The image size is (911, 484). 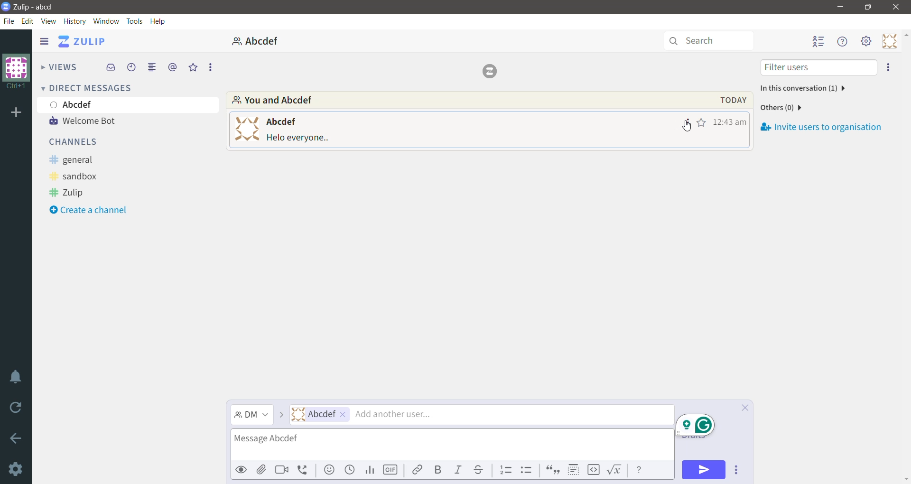 What do you see at coordinates (44, 41) in the screenshot?
I see `Show/Hide left sidebar` at bounding box center [44, 41].